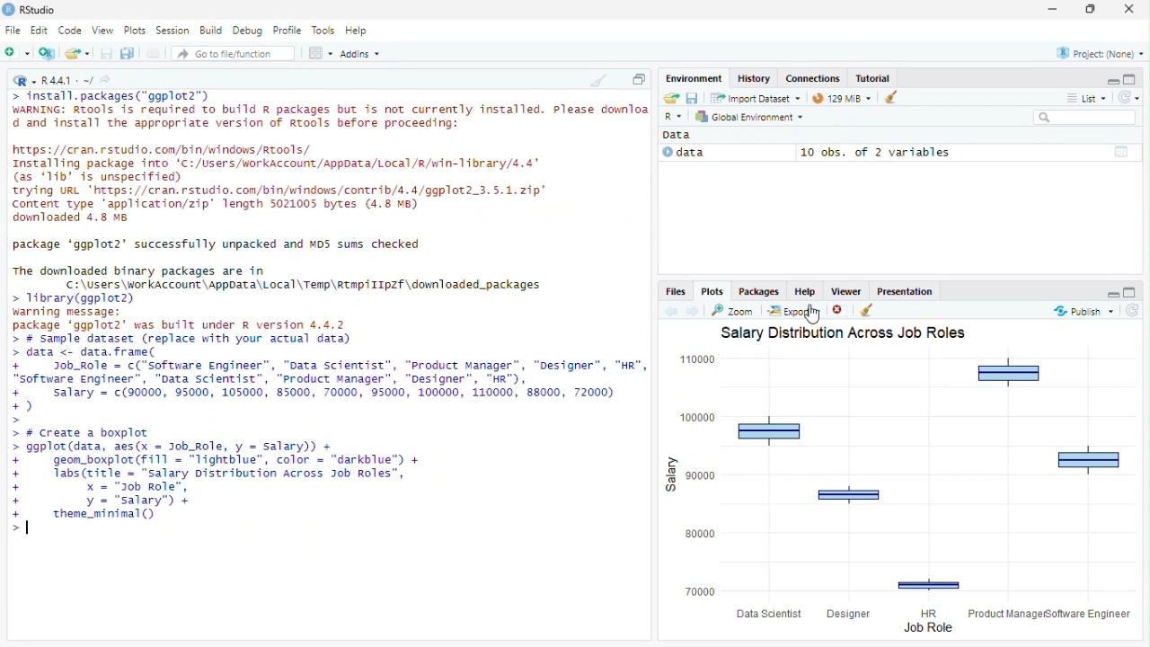  Describe the element at coordinates (677, 291) in the screenshot. I see `Files` at that location.